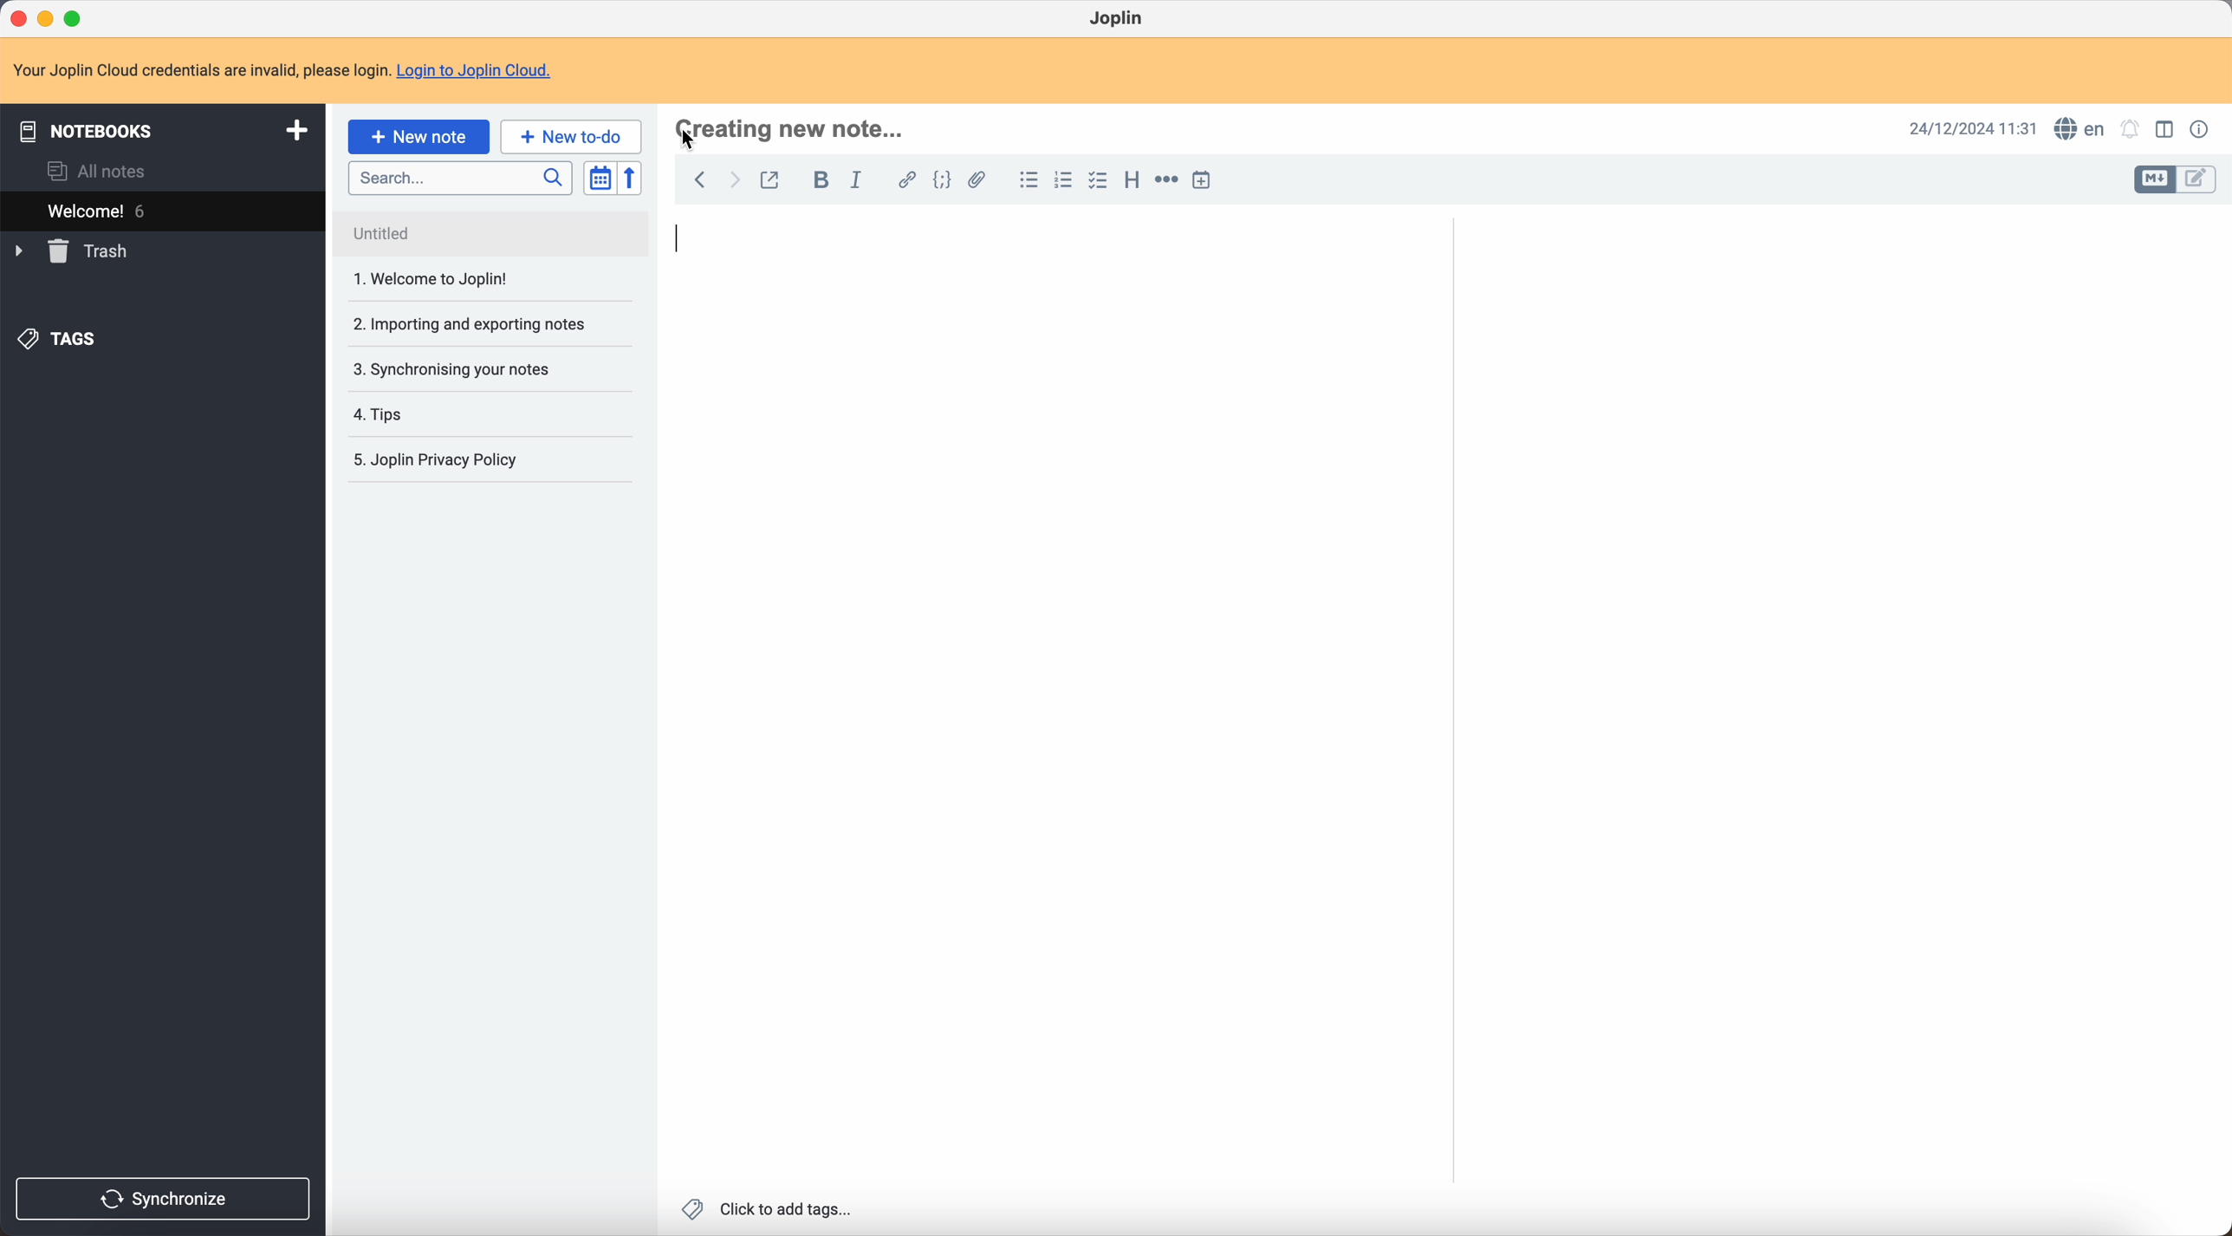  I want to click on code, so click(942, 181).